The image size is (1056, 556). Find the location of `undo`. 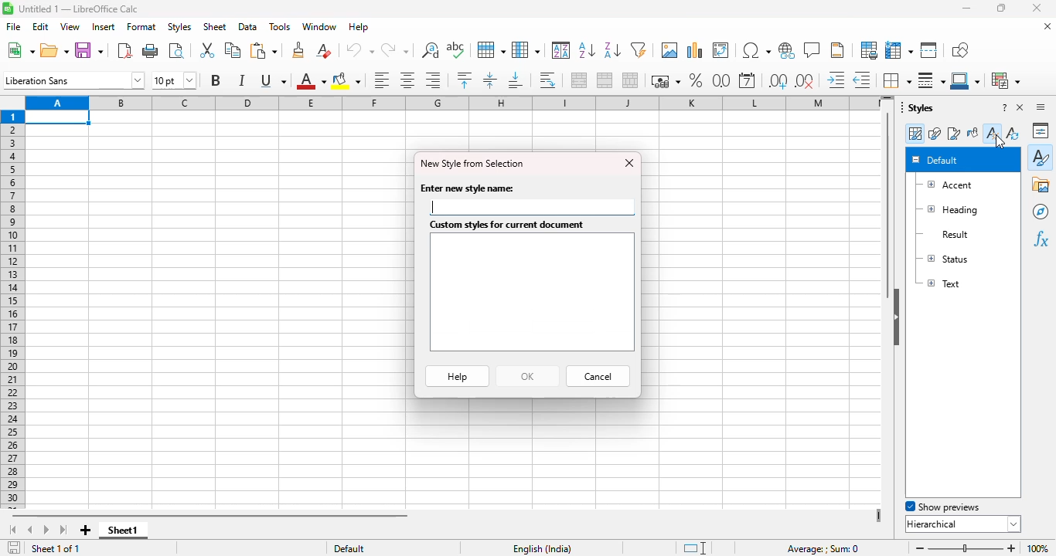

undo is located at coordinates (359, 50).